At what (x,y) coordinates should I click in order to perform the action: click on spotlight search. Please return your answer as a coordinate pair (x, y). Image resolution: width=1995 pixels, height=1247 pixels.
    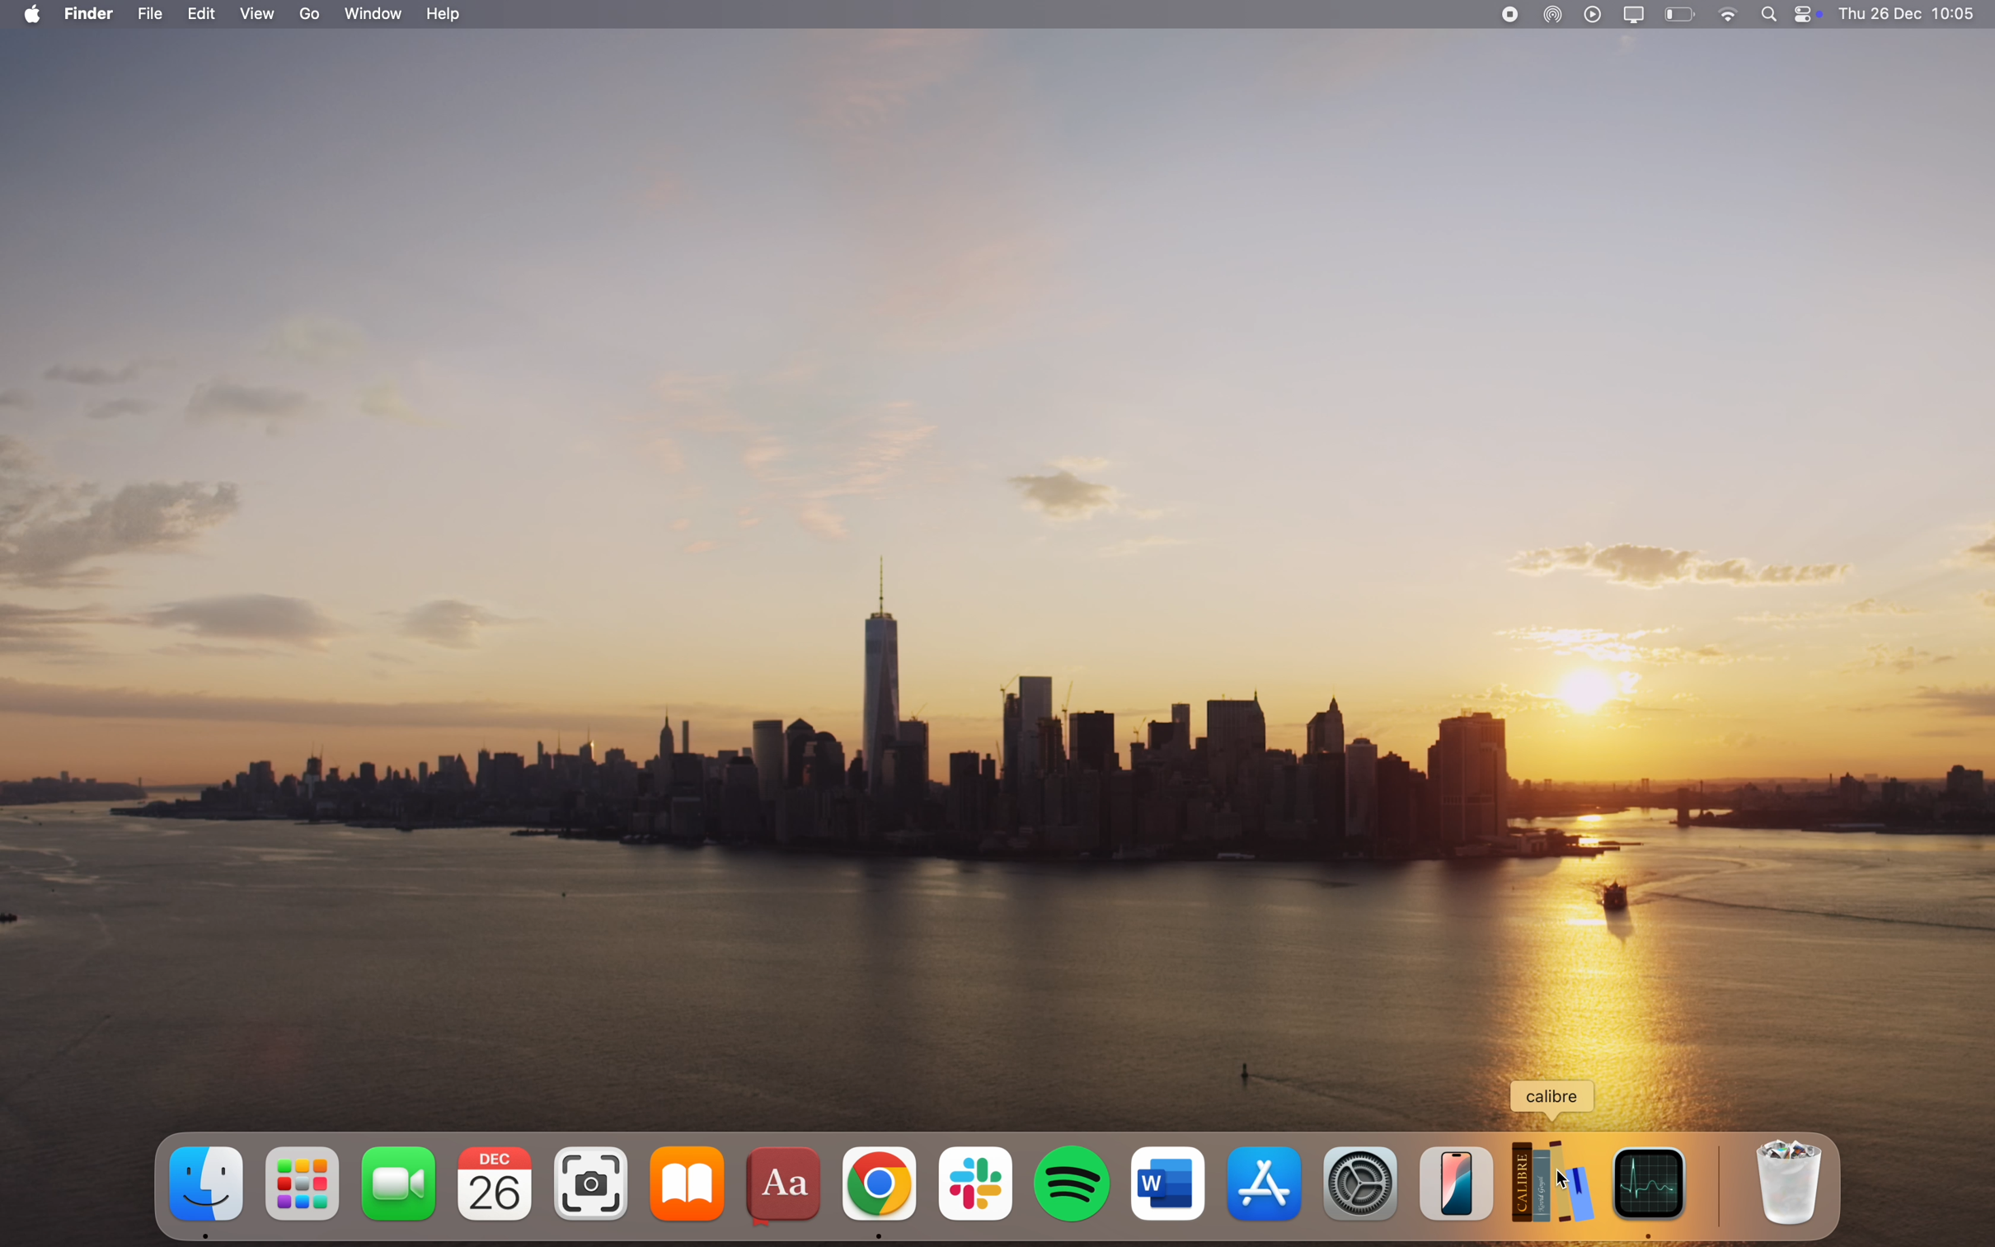
    Looking at the image, I should click on (1766, 13).